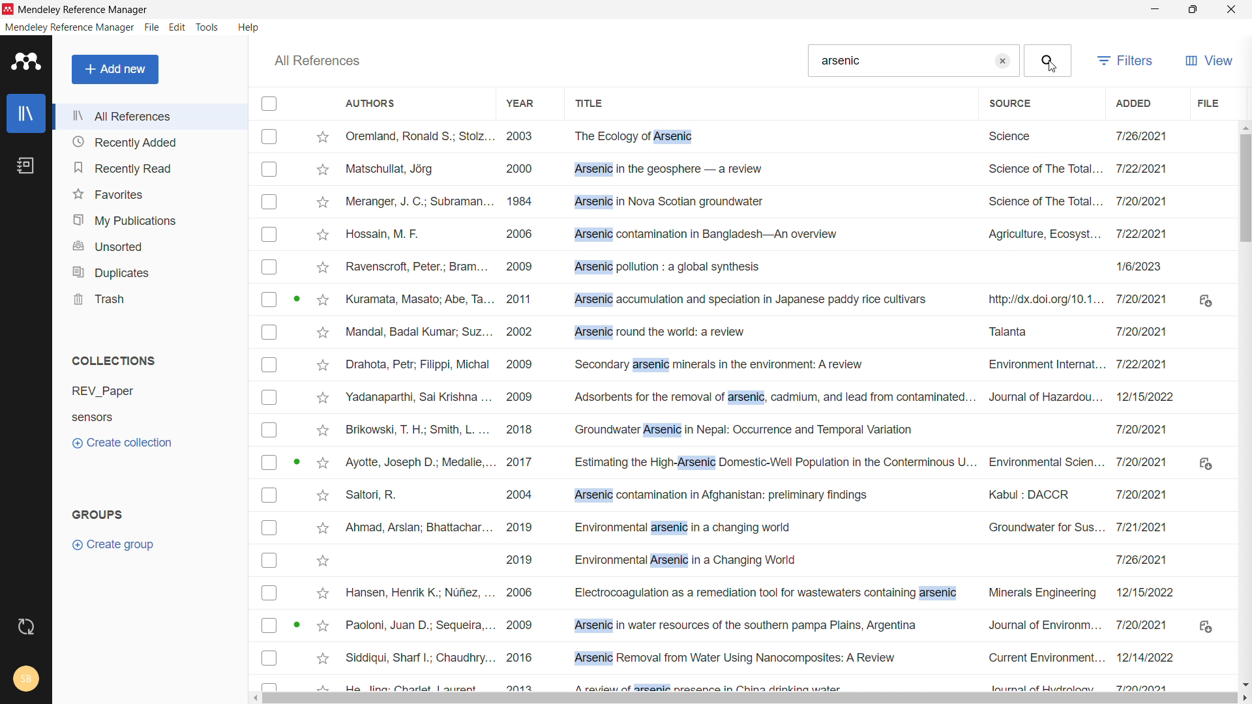 The height and width of the screenshot is (704, 1252). What do you see at coordinates (270, 202) in the screenshot?
I see `Checkbox` at bounding box center [270, 202].